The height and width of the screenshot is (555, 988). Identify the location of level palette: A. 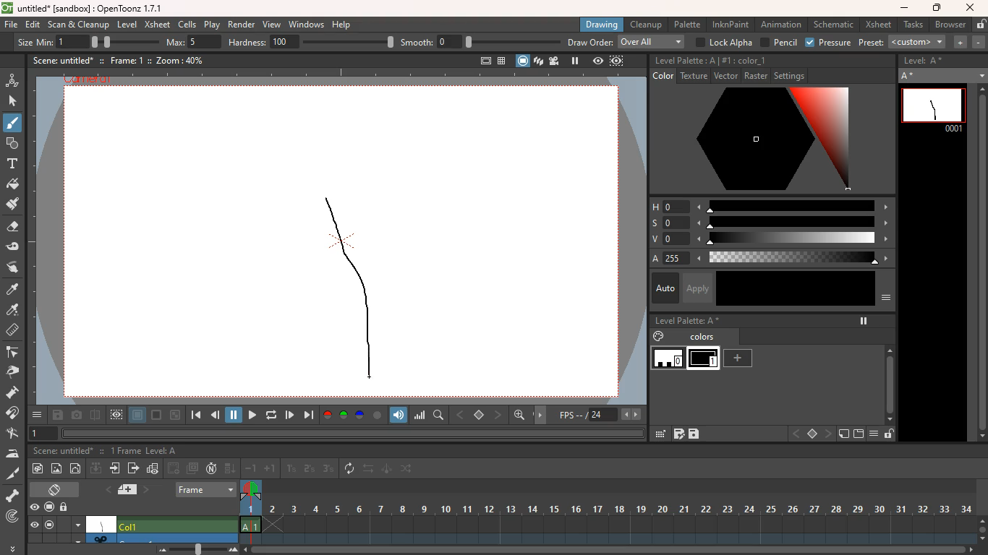
(685, 61).